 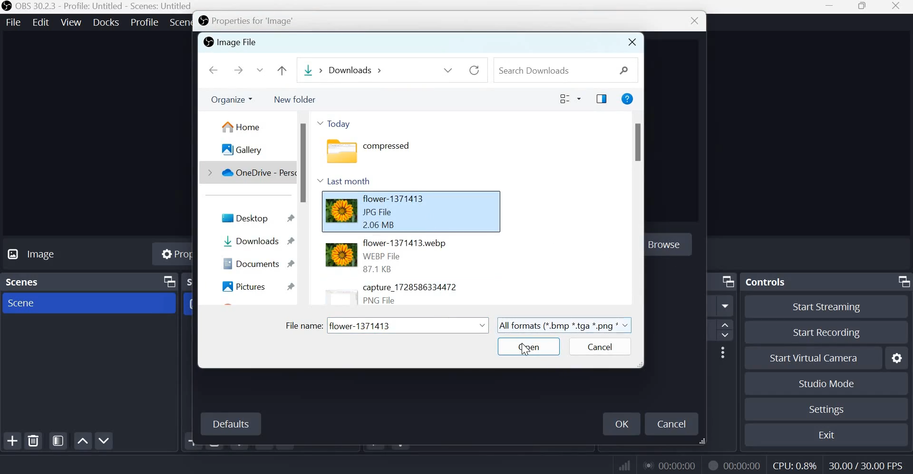 I want to click on get help, so click(x=627, y=99).